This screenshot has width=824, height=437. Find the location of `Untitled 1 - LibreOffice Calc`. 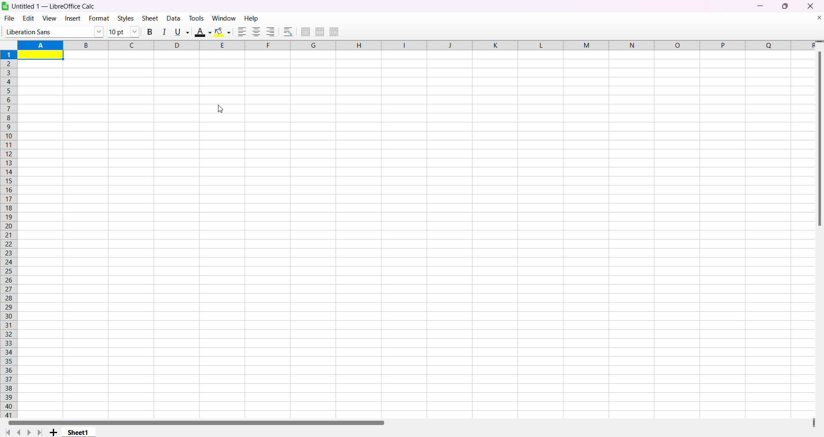

Untitled 1 - LibreOffice Calc is located at coordinates (59, 6).